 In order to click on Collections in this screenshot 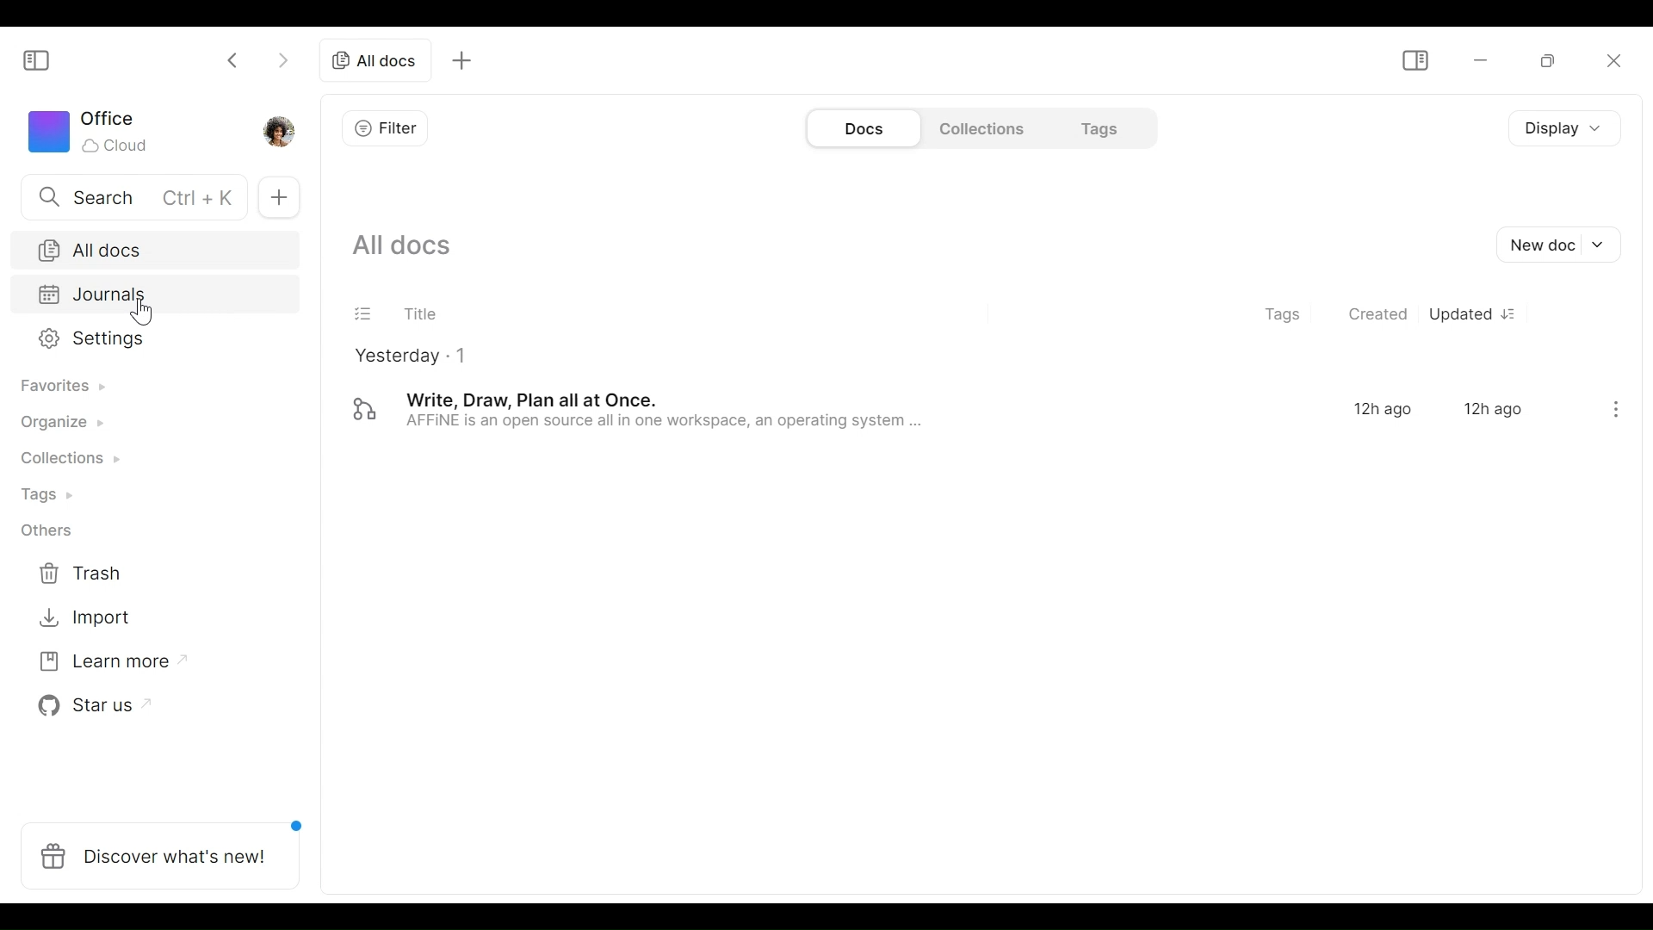, I will do `click(981, 127)`.